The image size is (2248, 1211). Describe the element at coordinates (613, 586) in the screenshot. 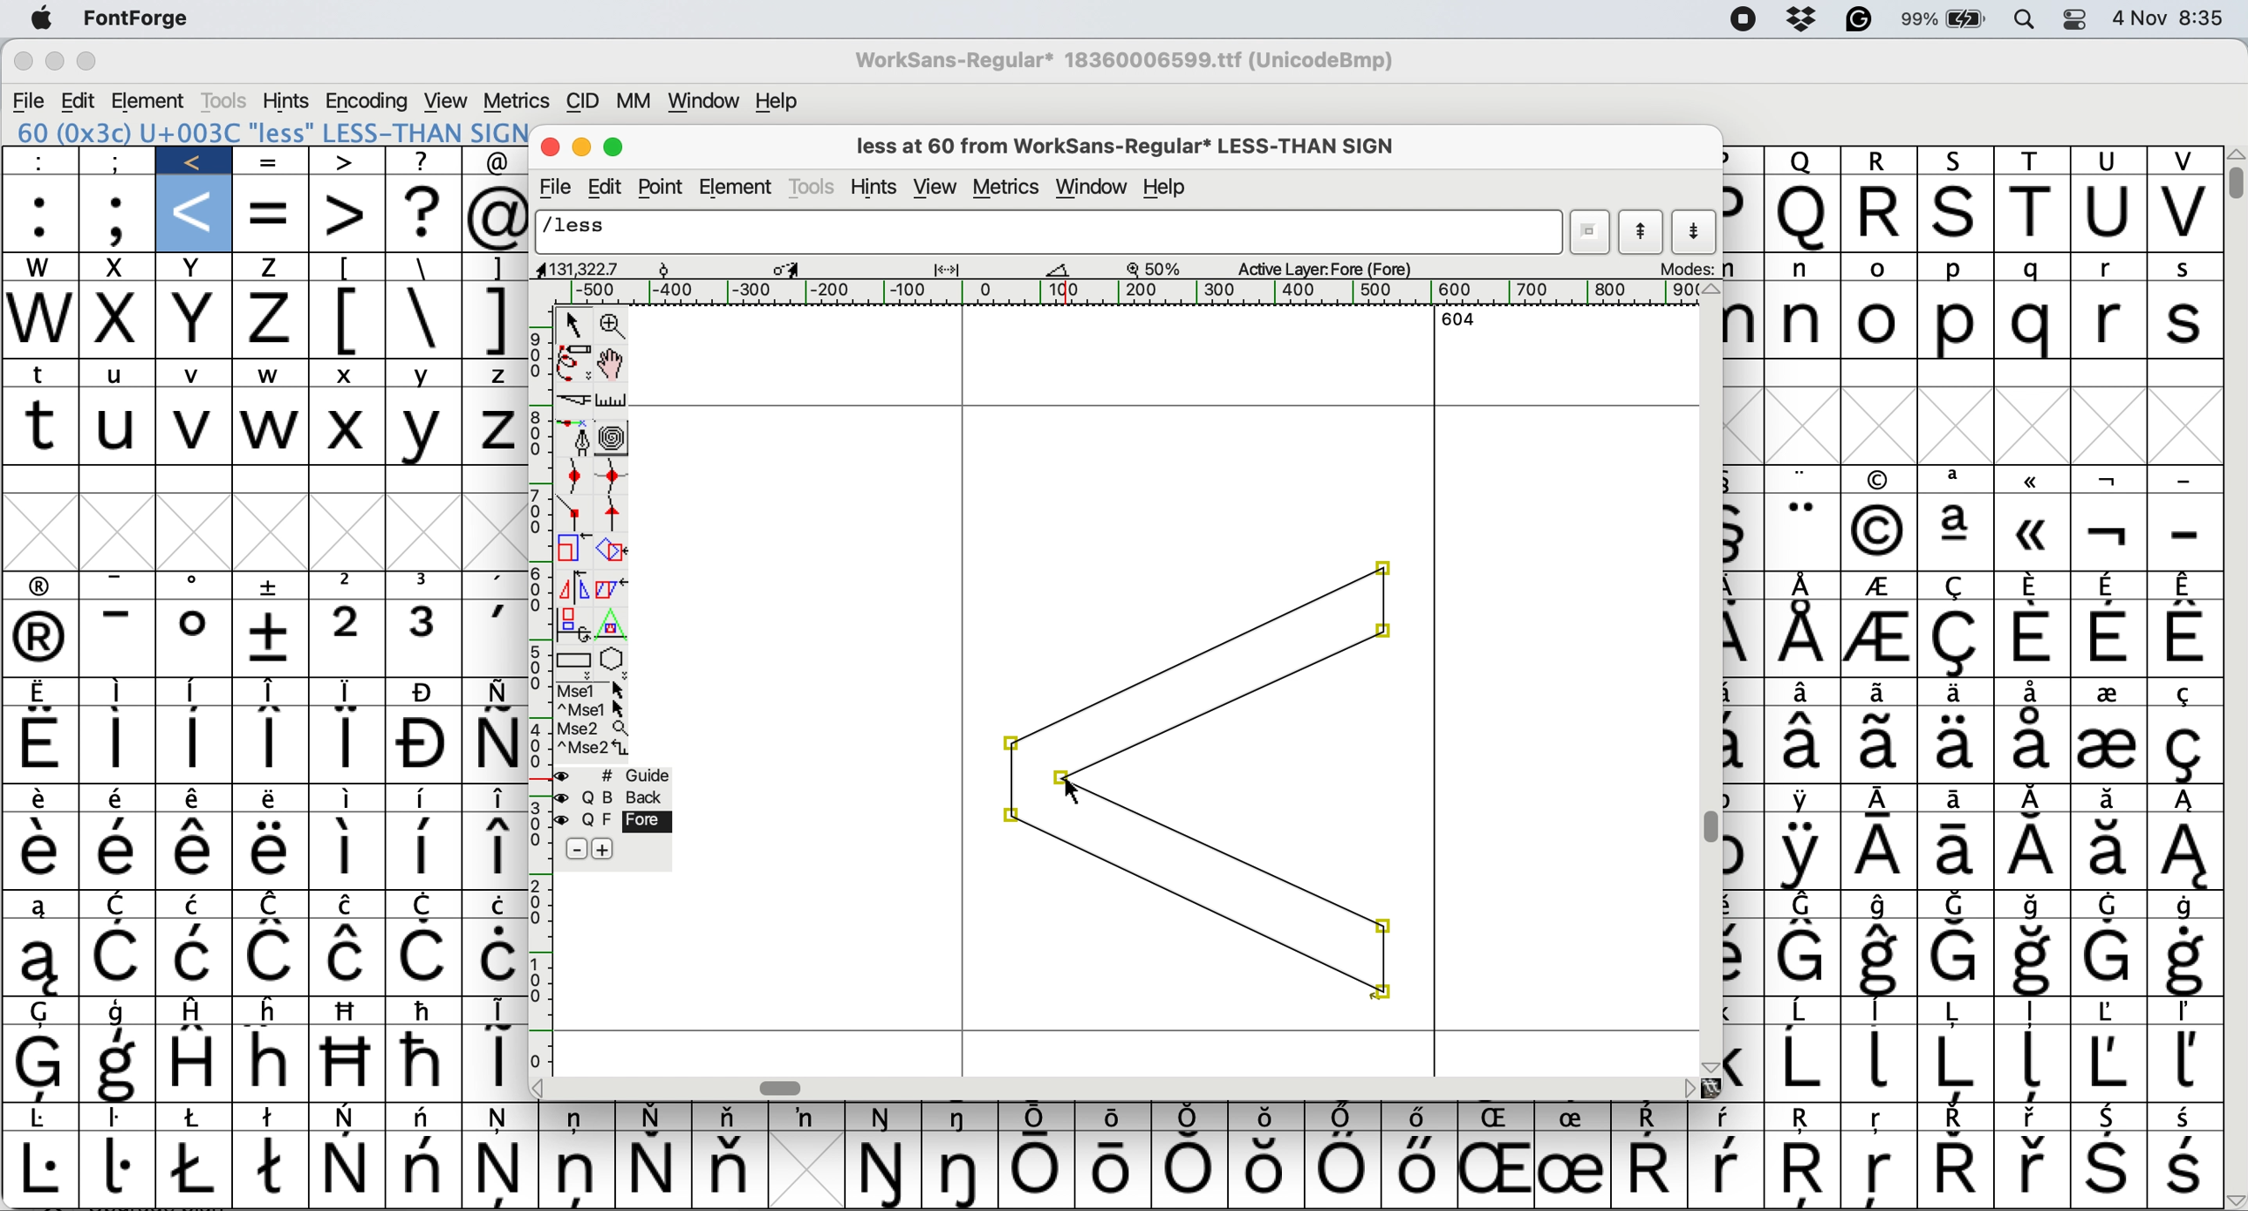

I see `skew the selection` at that location.